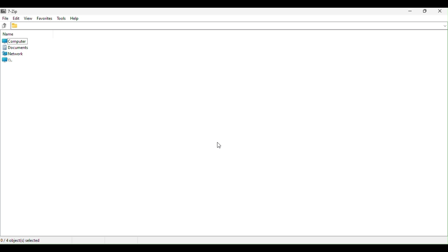  What do you see at coordinates (76, 19) in the screenshot?
I see `Help` at bounding box center [76, 19].